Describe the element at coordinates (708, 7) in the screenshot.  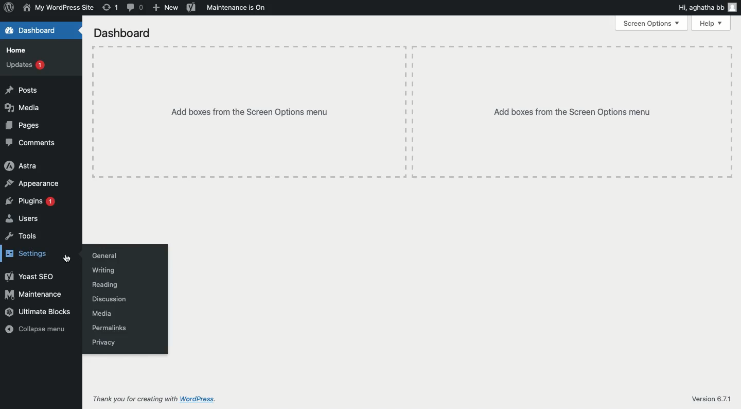
I see `Hi user` at that location.